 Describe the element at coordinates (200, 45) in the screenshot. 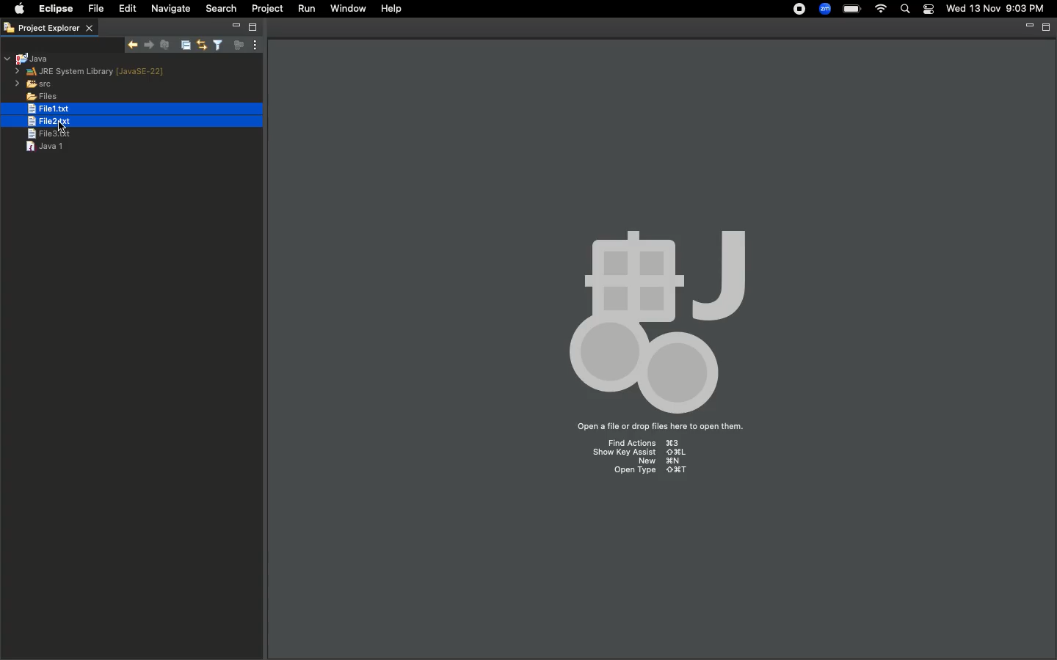

I see `Link with editor` at that location.